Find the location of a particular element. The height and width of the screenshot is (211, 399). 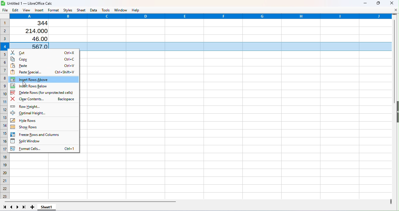

214.000 is located at coordinates (35, 31).